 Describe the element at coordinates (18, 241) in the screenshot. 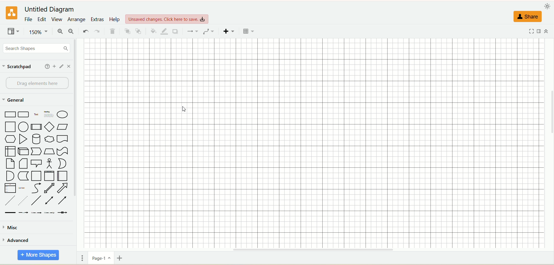

I see `advanced` at that location.